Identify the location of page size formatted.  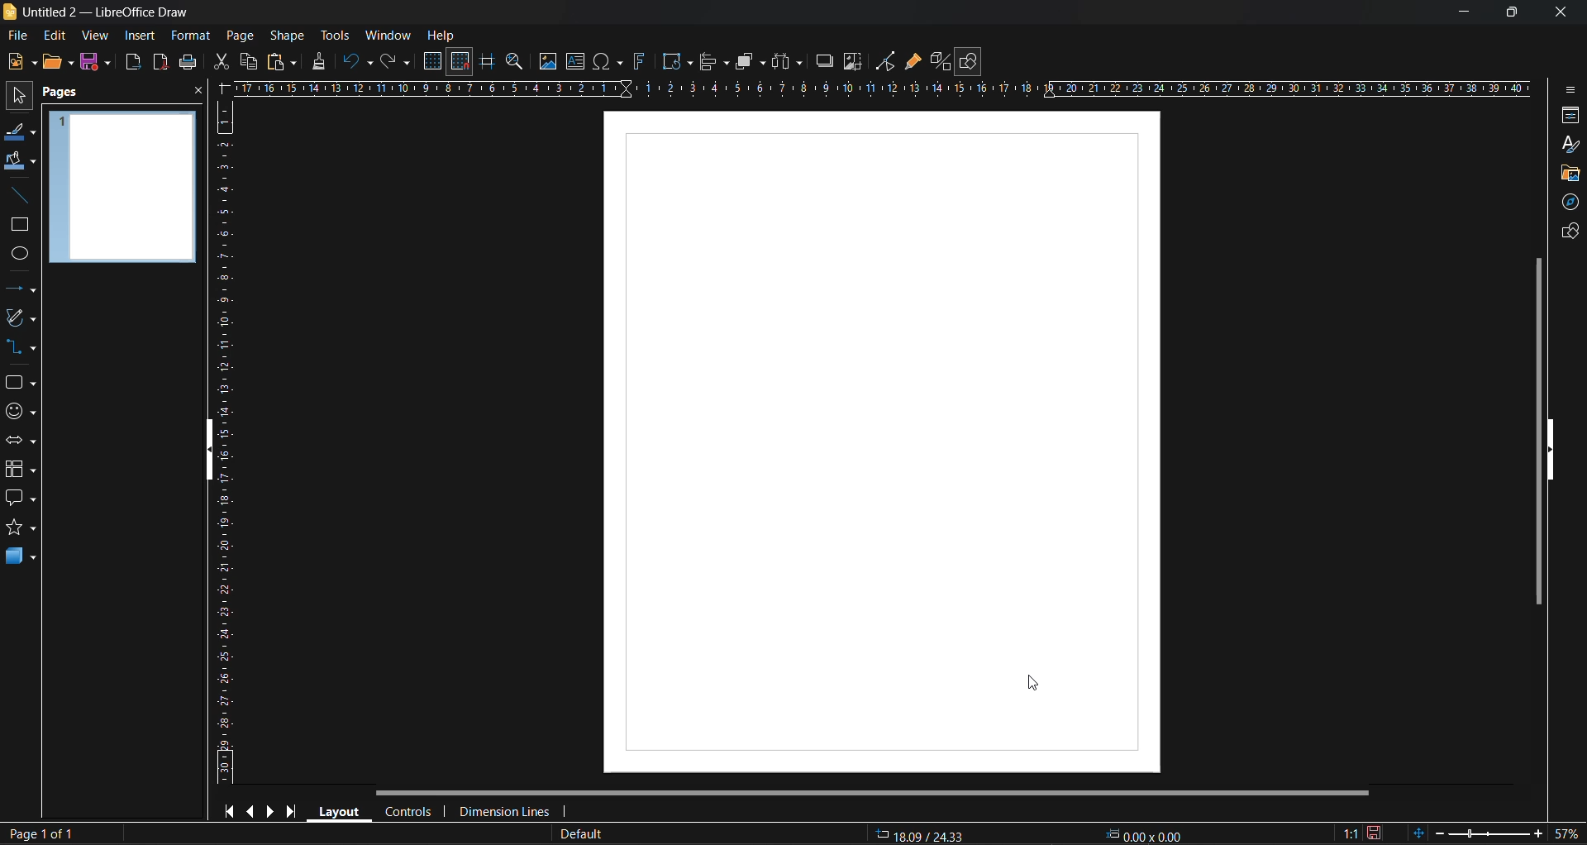
(881, 441).